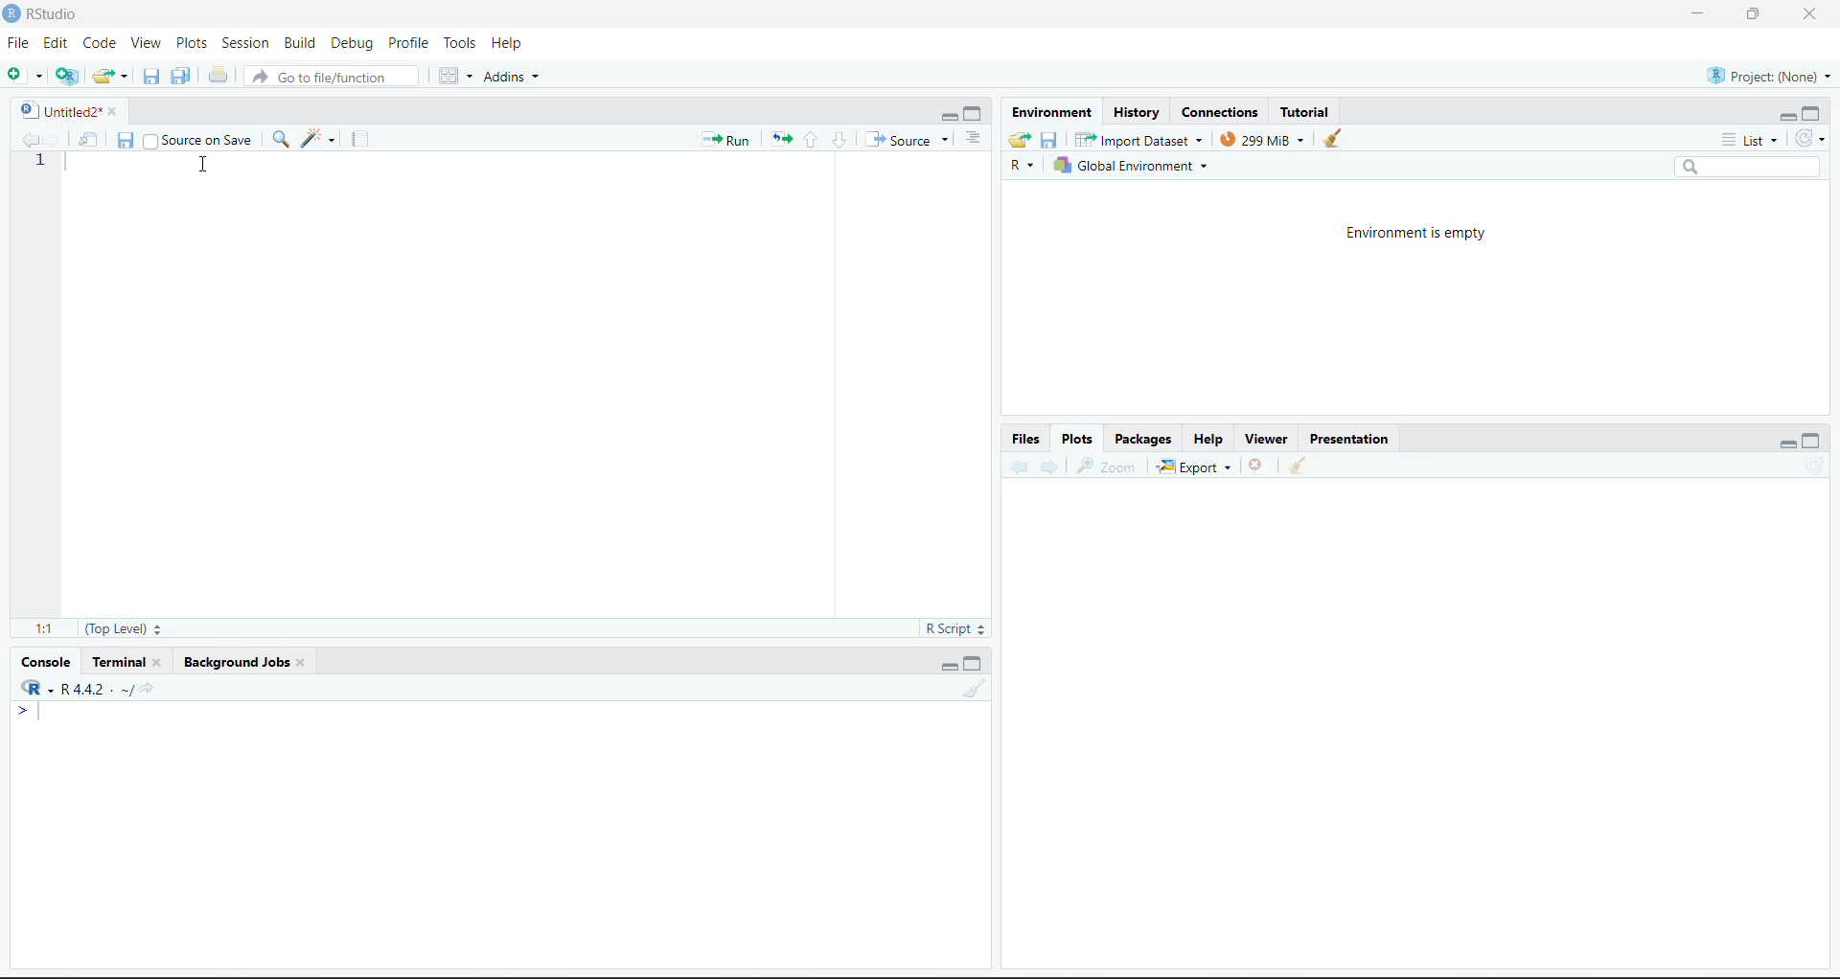  I want to click on close, so click(300, 663).